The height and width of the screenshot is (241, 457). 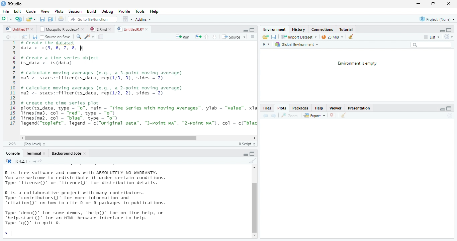 What do you see at coordinates (253, 37) in the screenshot?
I see `Document outline` at bounding box center [253, 37].